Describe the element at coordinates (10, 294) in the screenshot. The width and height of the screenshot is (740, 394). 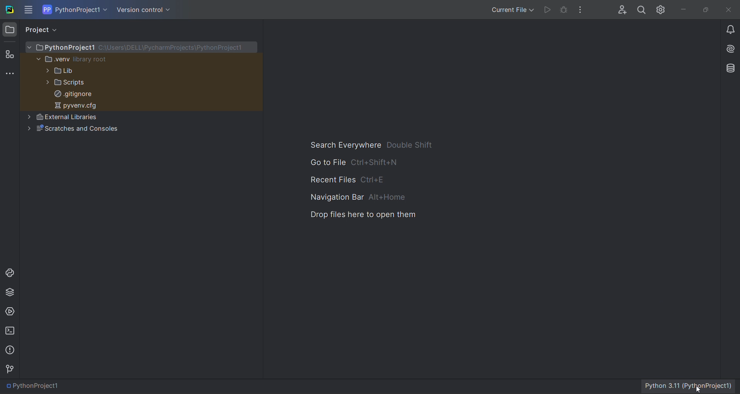
I see `python package` at that location.